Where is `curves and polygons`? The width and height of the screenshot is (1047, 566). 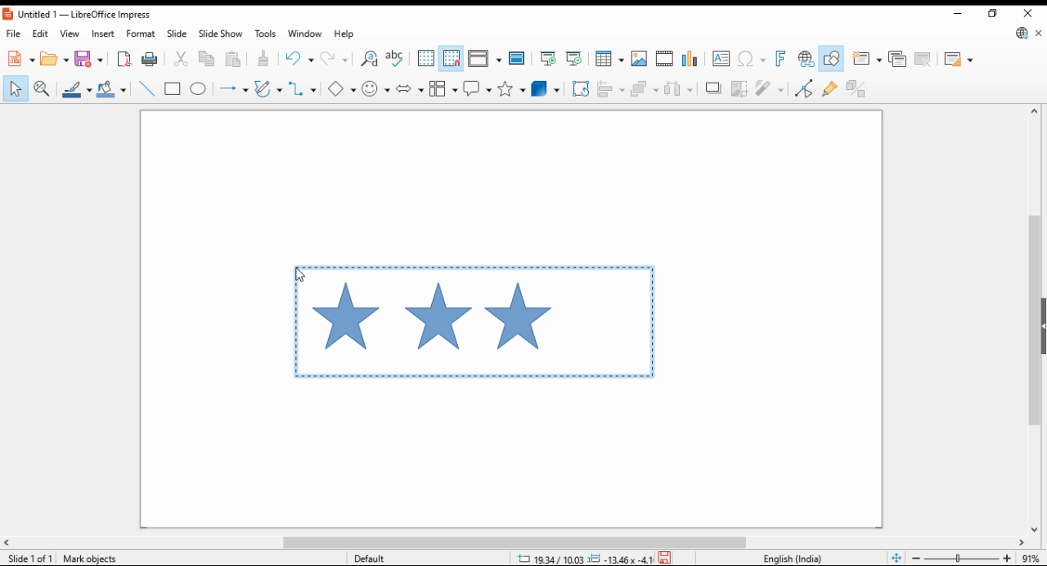
curves and polygons is located at coordinates (268, 88).